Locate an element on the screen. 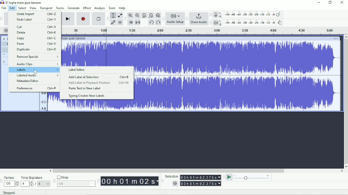  Silence audio selection is located at coordinates (138, 23).